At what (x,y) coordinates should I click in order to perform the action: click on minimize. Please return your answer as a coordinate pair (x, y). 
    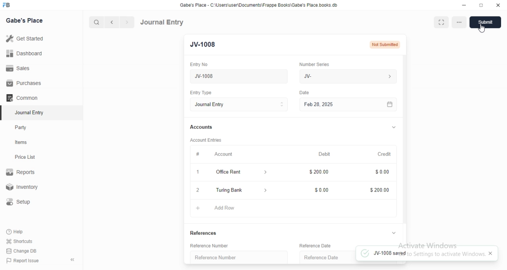
    Looking at the image, I should click on (463, 5).